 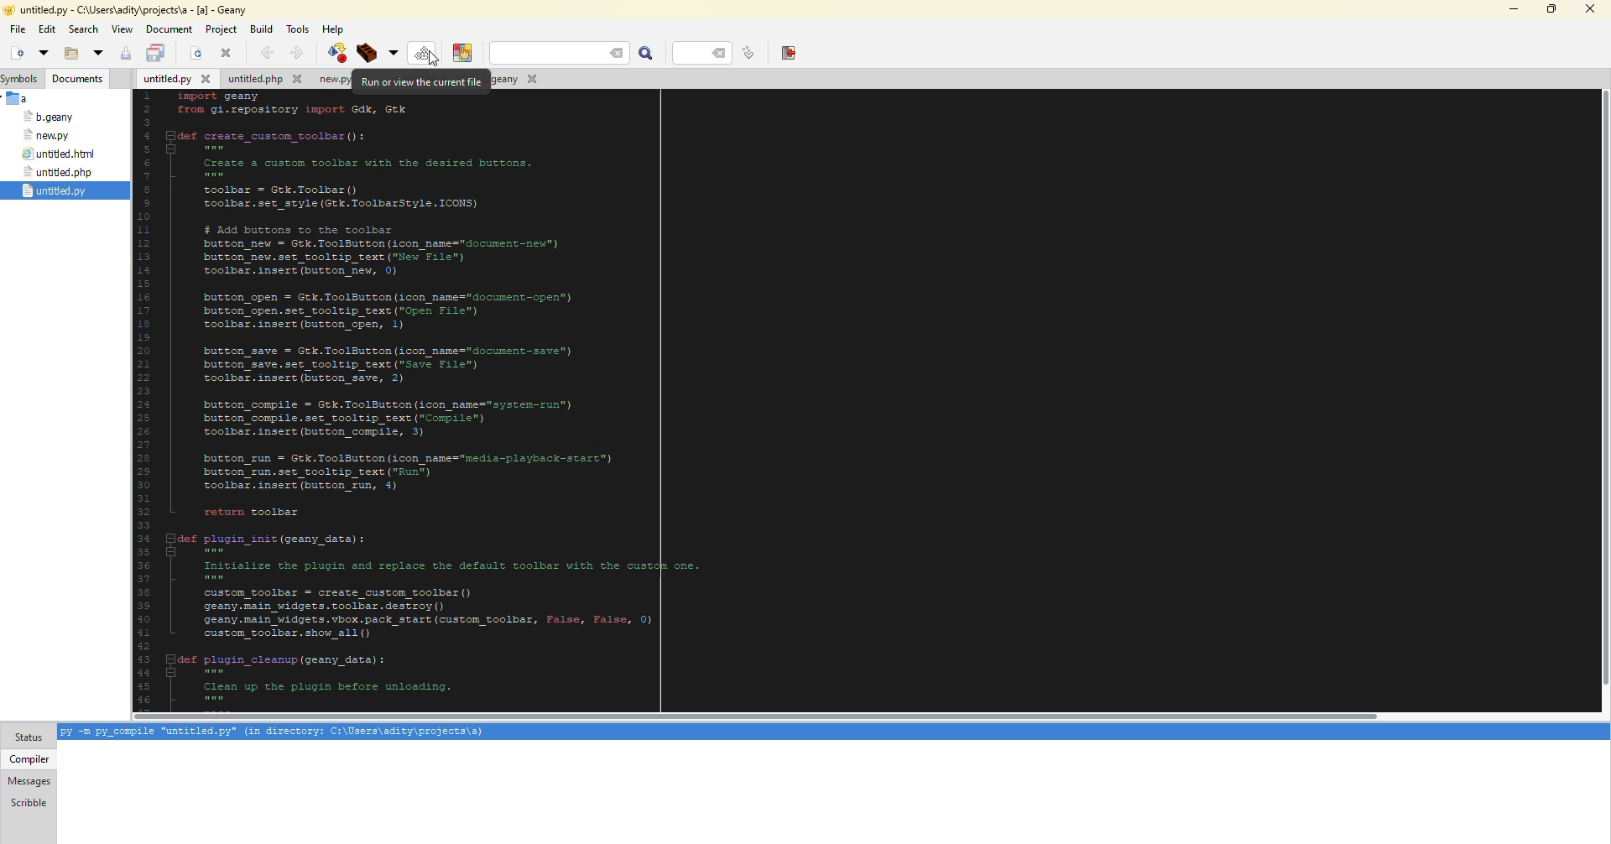 I want to click on search, so click(x=83, y=29).